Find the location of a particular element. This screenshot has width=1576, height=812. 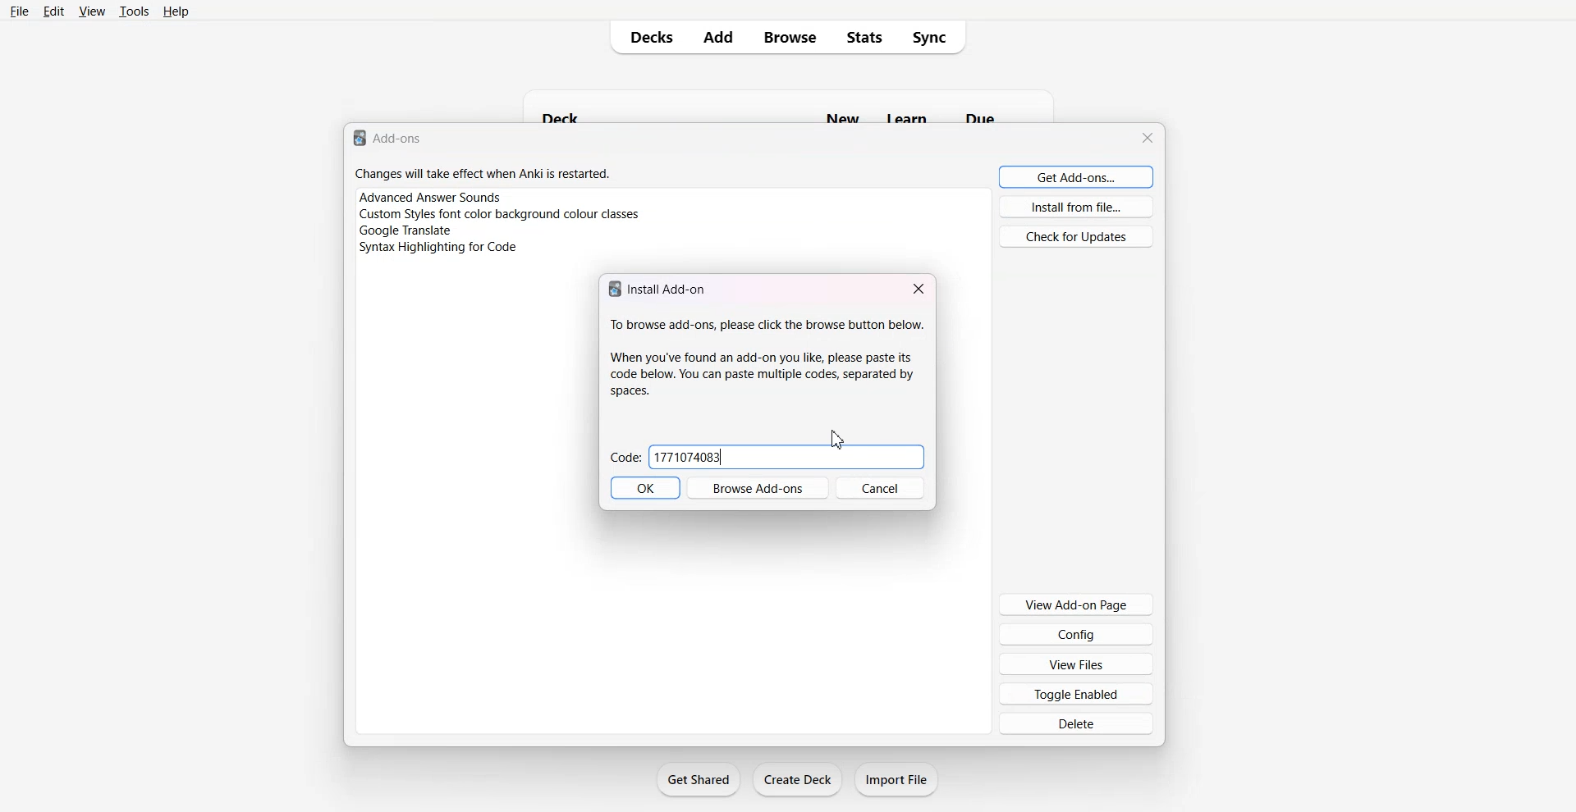

Cursor is located at coordinates (837, 440).